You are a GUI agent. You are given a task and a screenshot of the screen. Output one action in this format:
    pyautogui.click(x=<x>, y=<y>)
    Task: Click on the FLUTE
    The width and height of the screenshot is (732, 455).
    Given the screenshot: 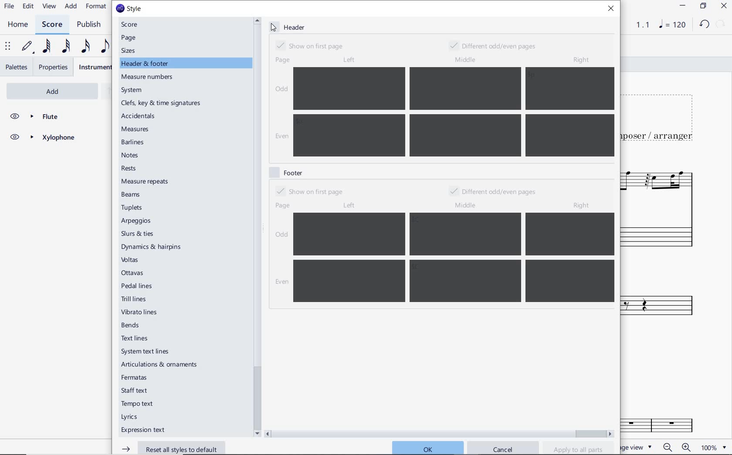 What is the action you would take?
    pyautogui.click(x=664, y=207)
    